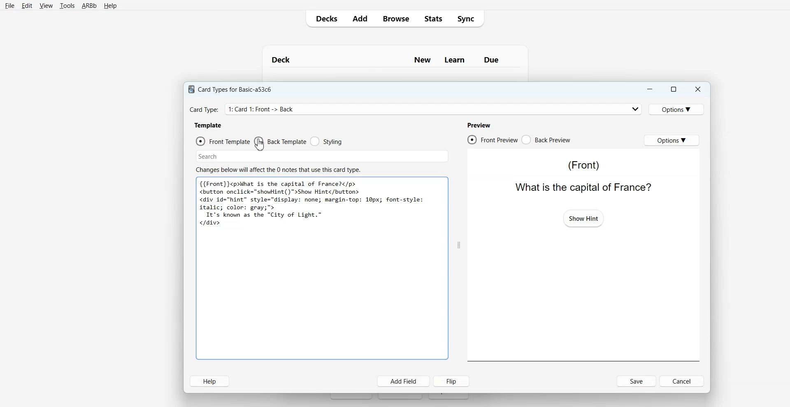 The height and width of the screenshot is (407, 790). What do you see at coordinates (678, 109) in the screenshot?
I see `Options` at bounding box center [678, 109].